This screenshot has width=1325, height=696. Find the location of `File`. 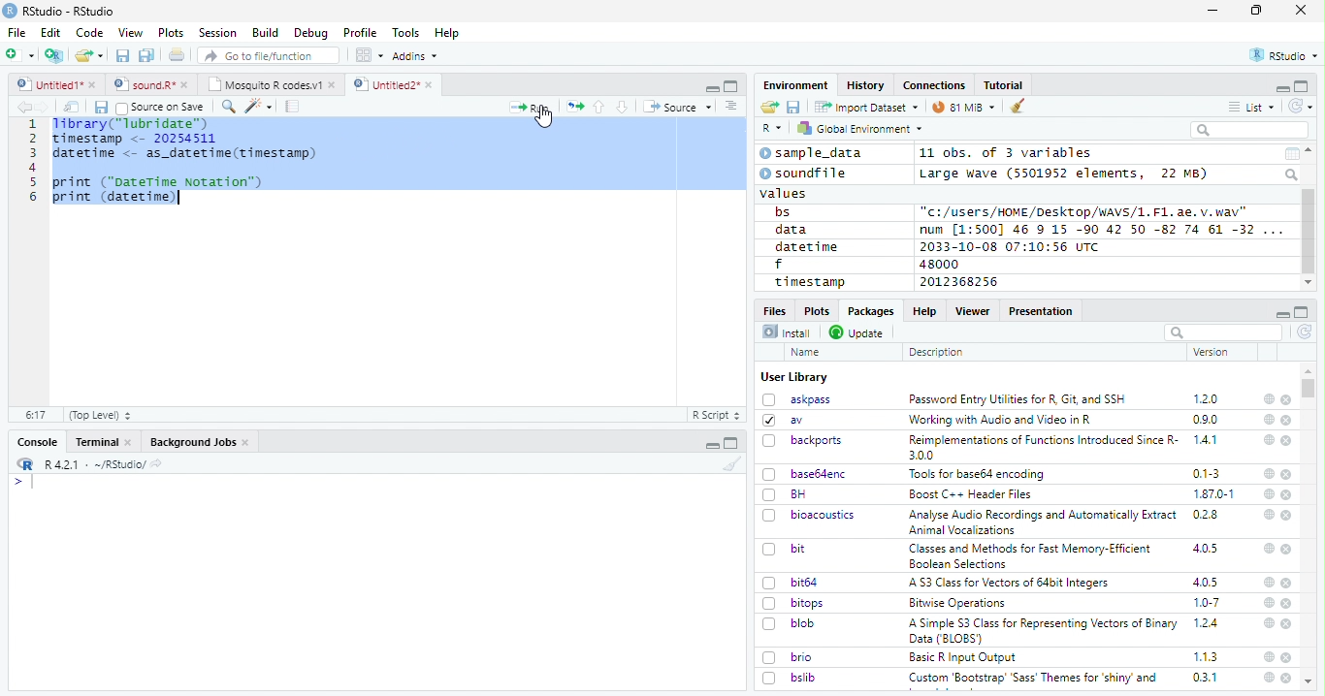

File is located at coordinates (16, 32).